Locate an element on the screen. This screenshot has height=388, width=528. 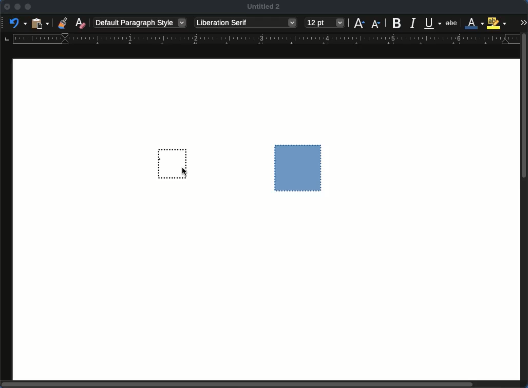
clone formatting is located at coordinates (62, 22).